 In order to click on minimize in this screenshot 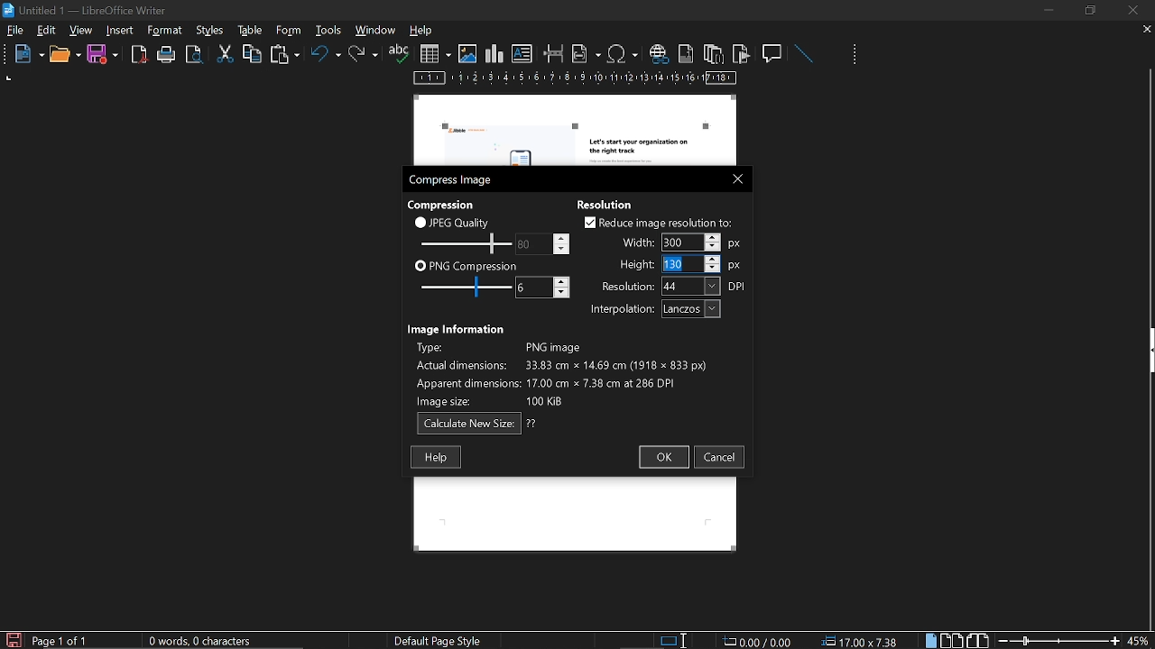, I will do `click(1049, 10)`.